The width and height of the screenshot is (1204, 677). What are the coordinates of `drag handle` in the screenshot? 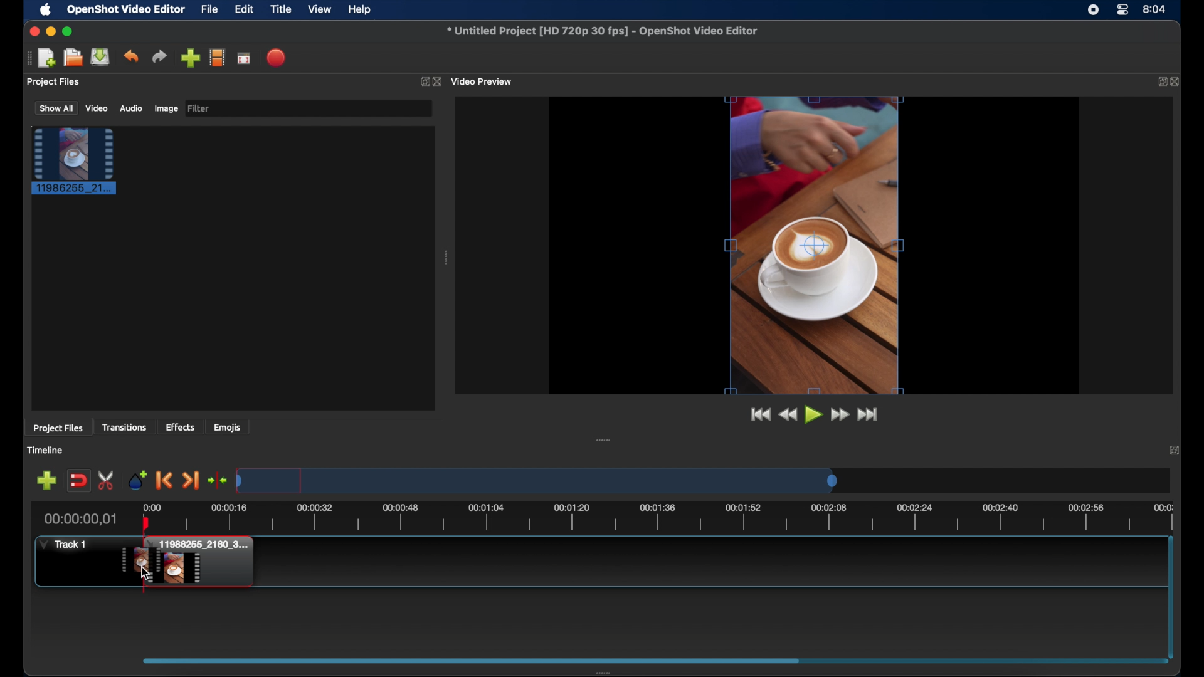 It's located at (611, 670).